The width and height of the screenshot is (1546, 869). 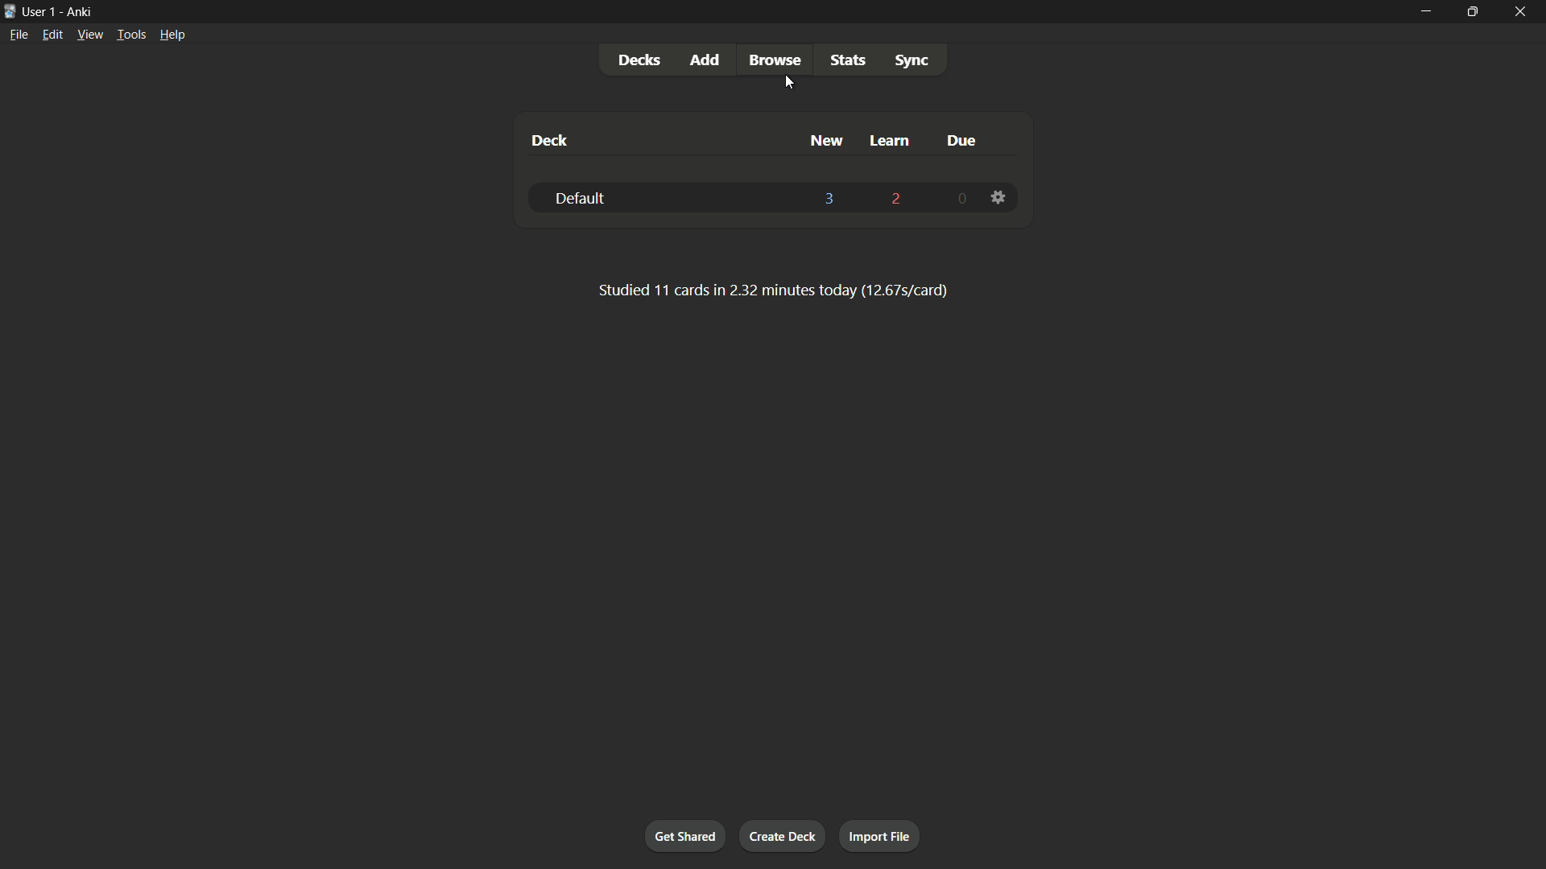 What do you see at coordinates (832, 200) in the screenshot?
I see `3` at bounding box center [832, 200].